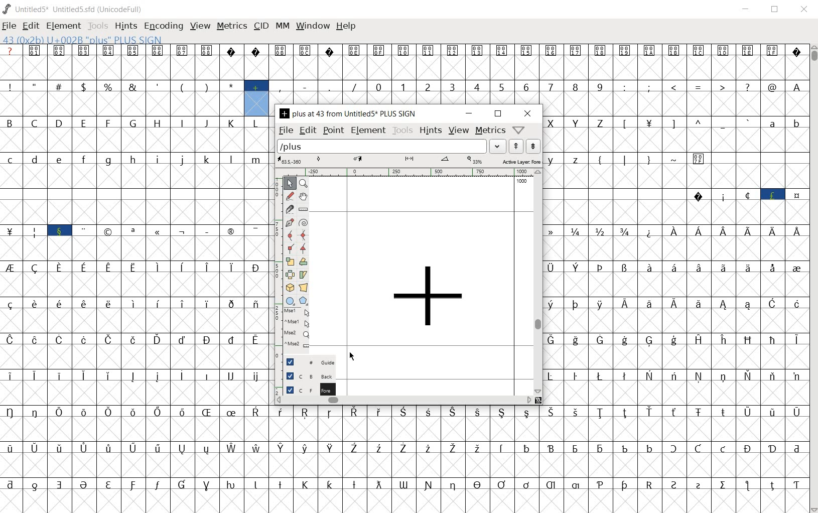  Describe the element at coordinates (302, 248) in the screenshot. I see `Add a corner point` at that location.